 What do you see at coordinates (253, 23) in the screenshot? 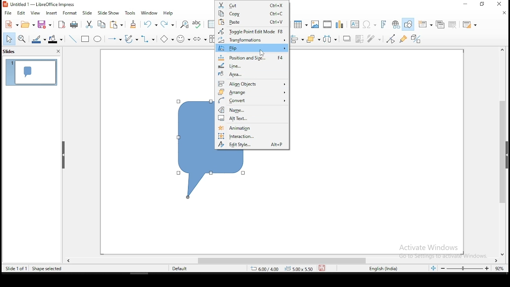
I see `paste` at bounding box center [253, 23].